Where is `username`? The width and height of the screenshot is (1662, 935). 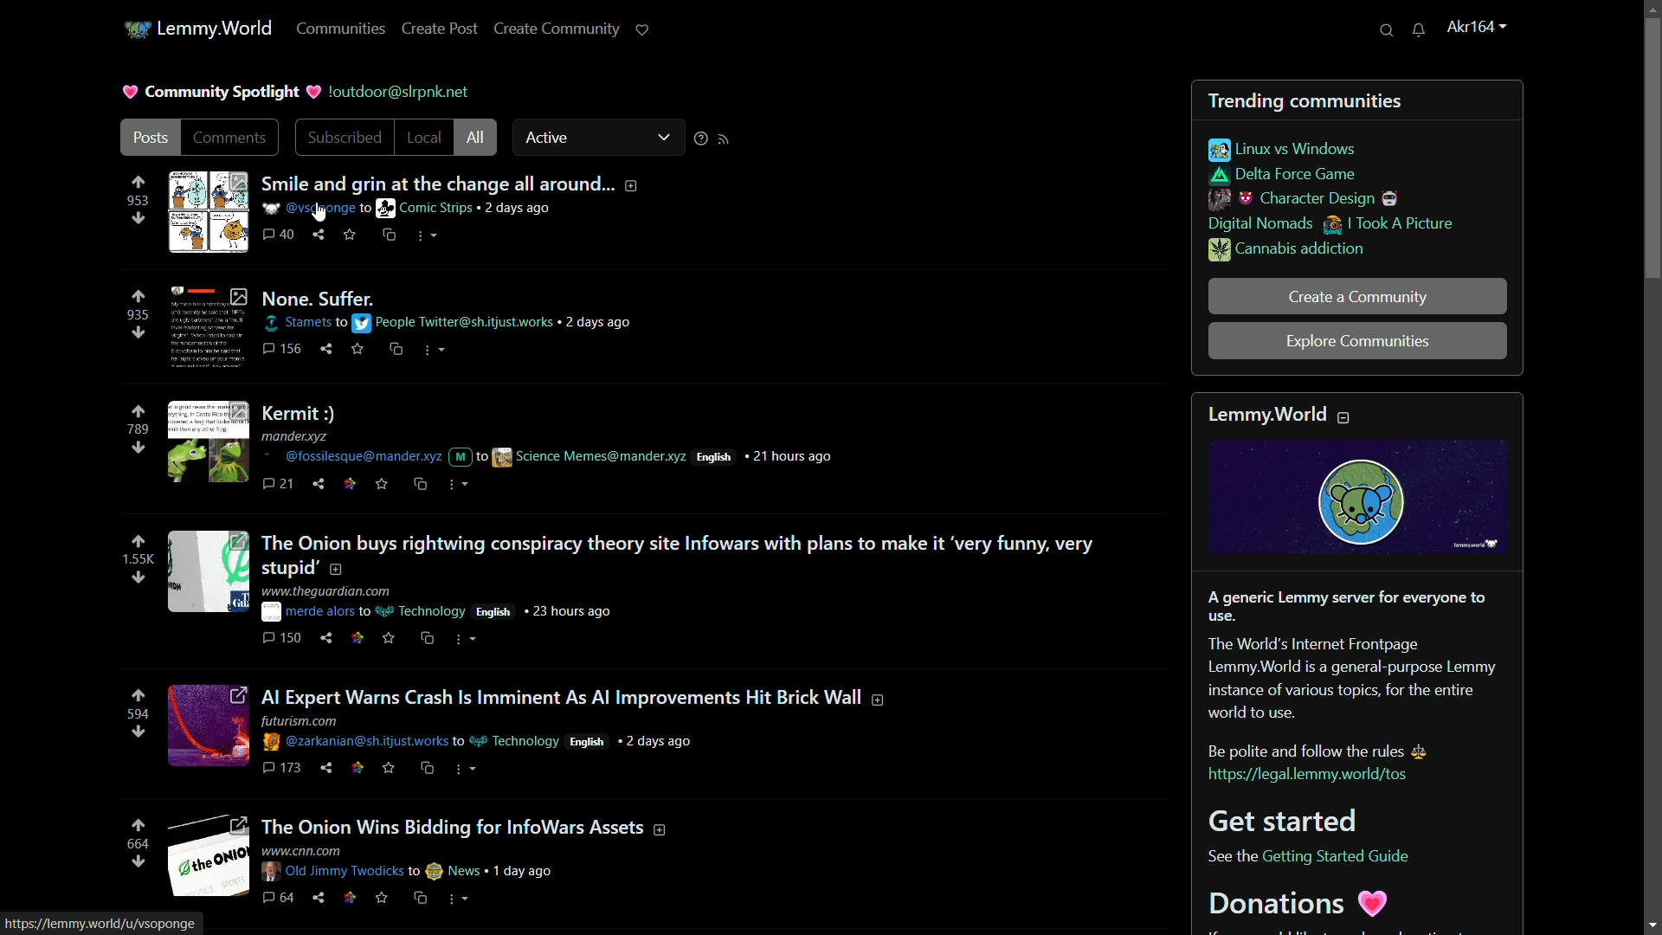
username is located at coordinates (1477, 27).